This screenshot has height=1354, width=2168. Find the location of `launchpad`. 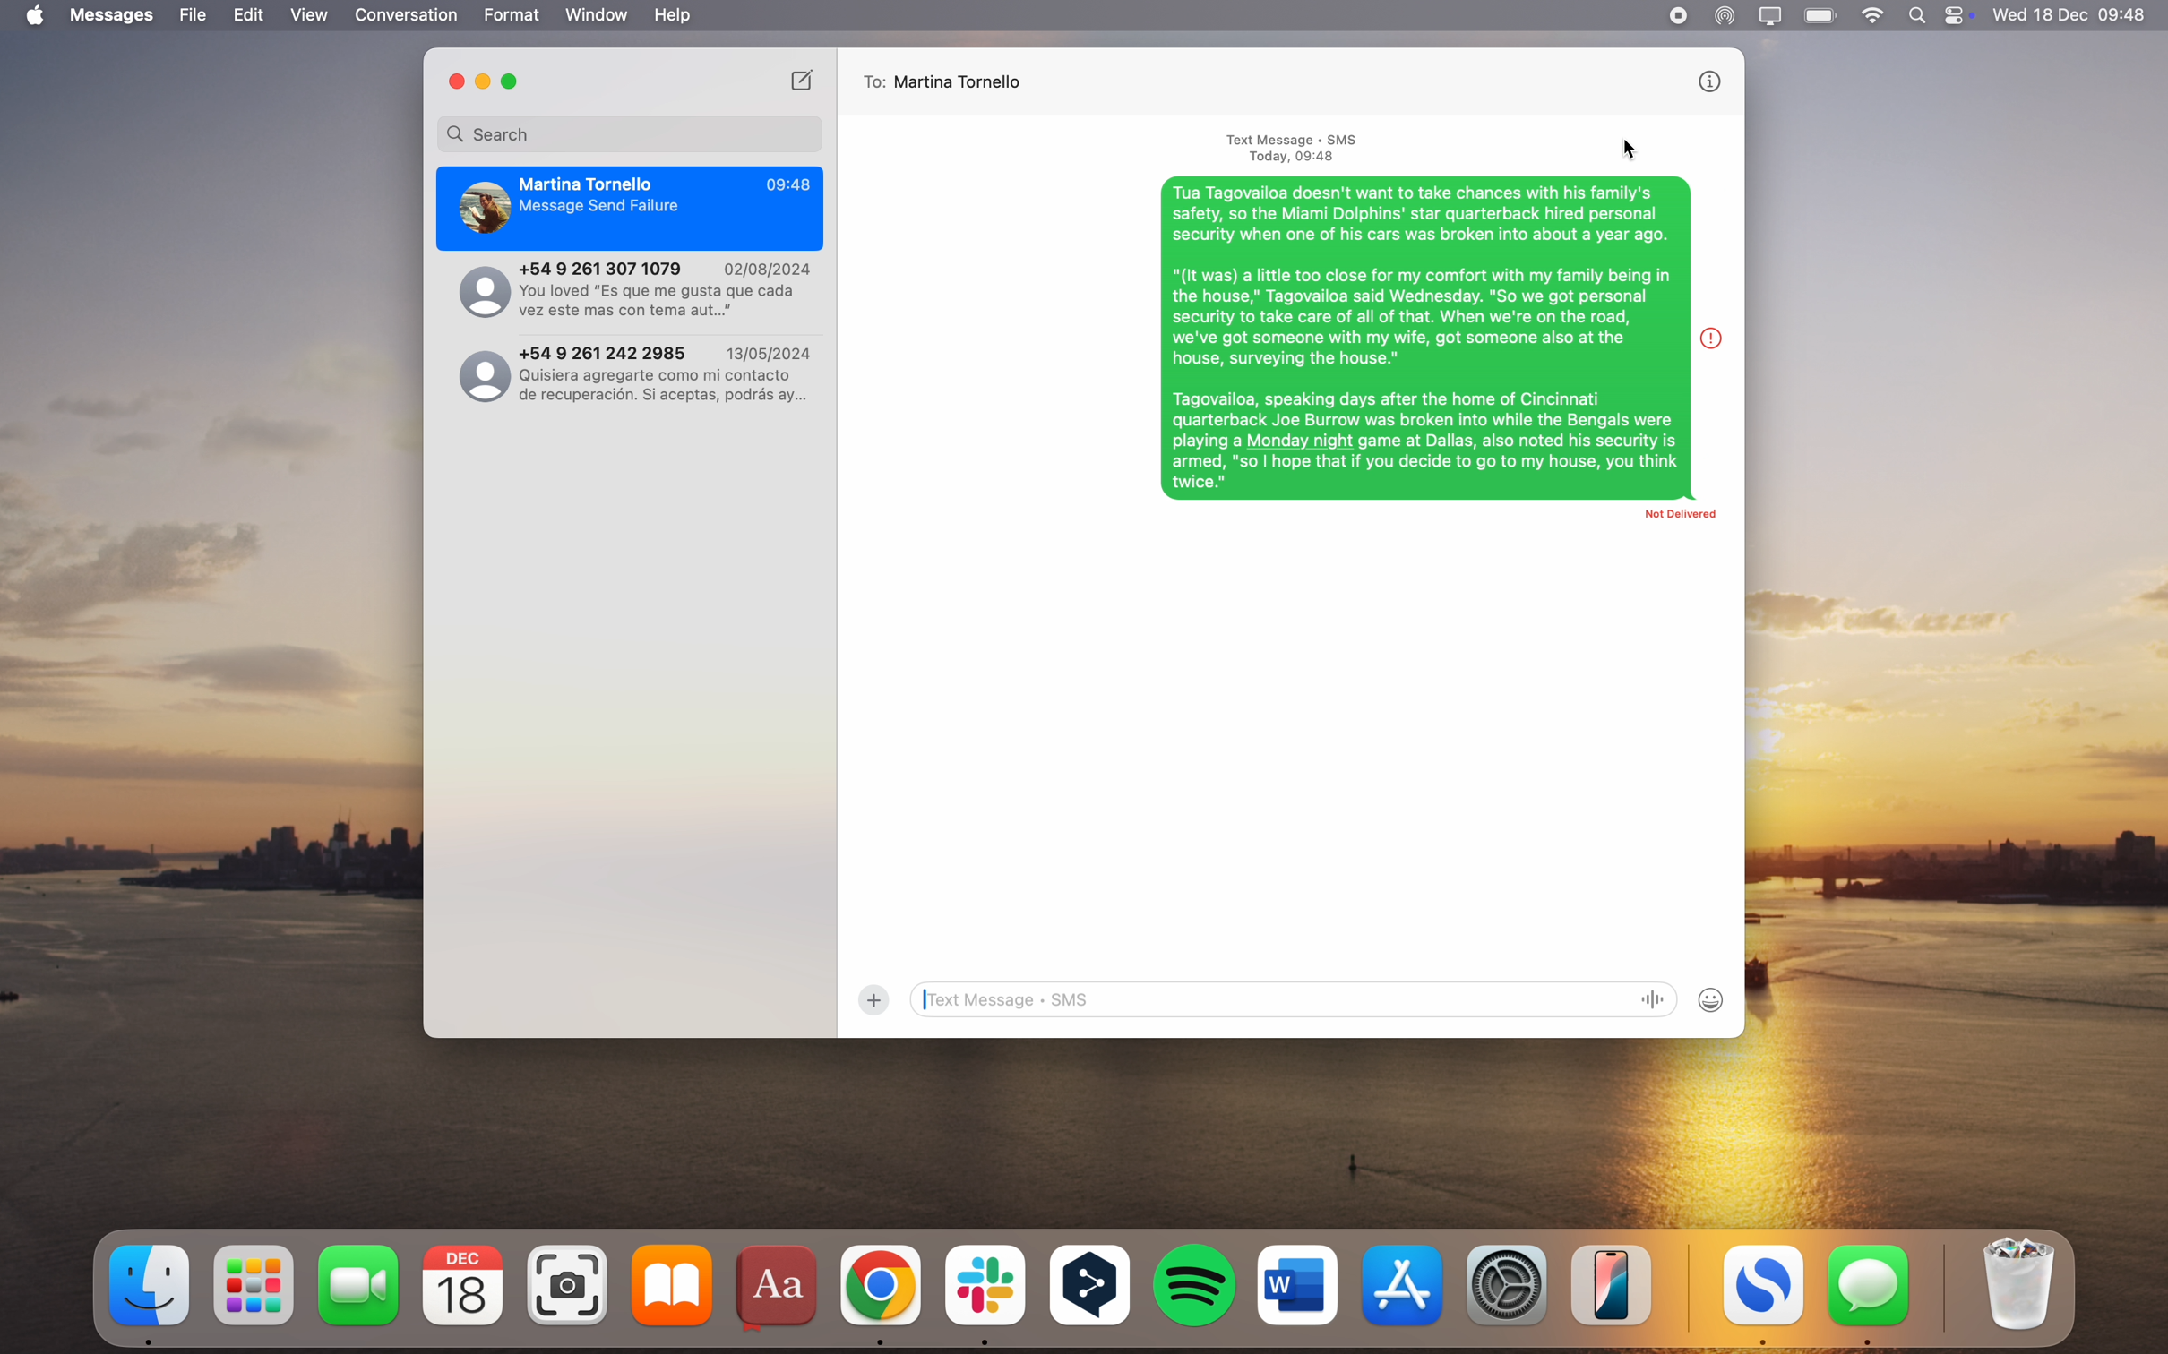

launchpad is located at coordinates (257, 1286).